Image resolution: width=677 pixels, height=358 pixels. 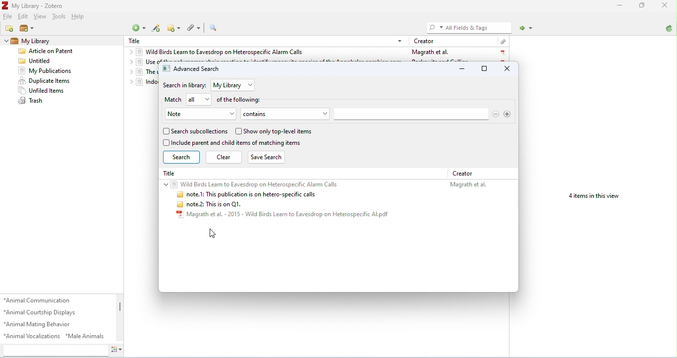 What do you see at coordinates (174, 100) in the screenshot?
I see `match` at bounding box center [174, 100].